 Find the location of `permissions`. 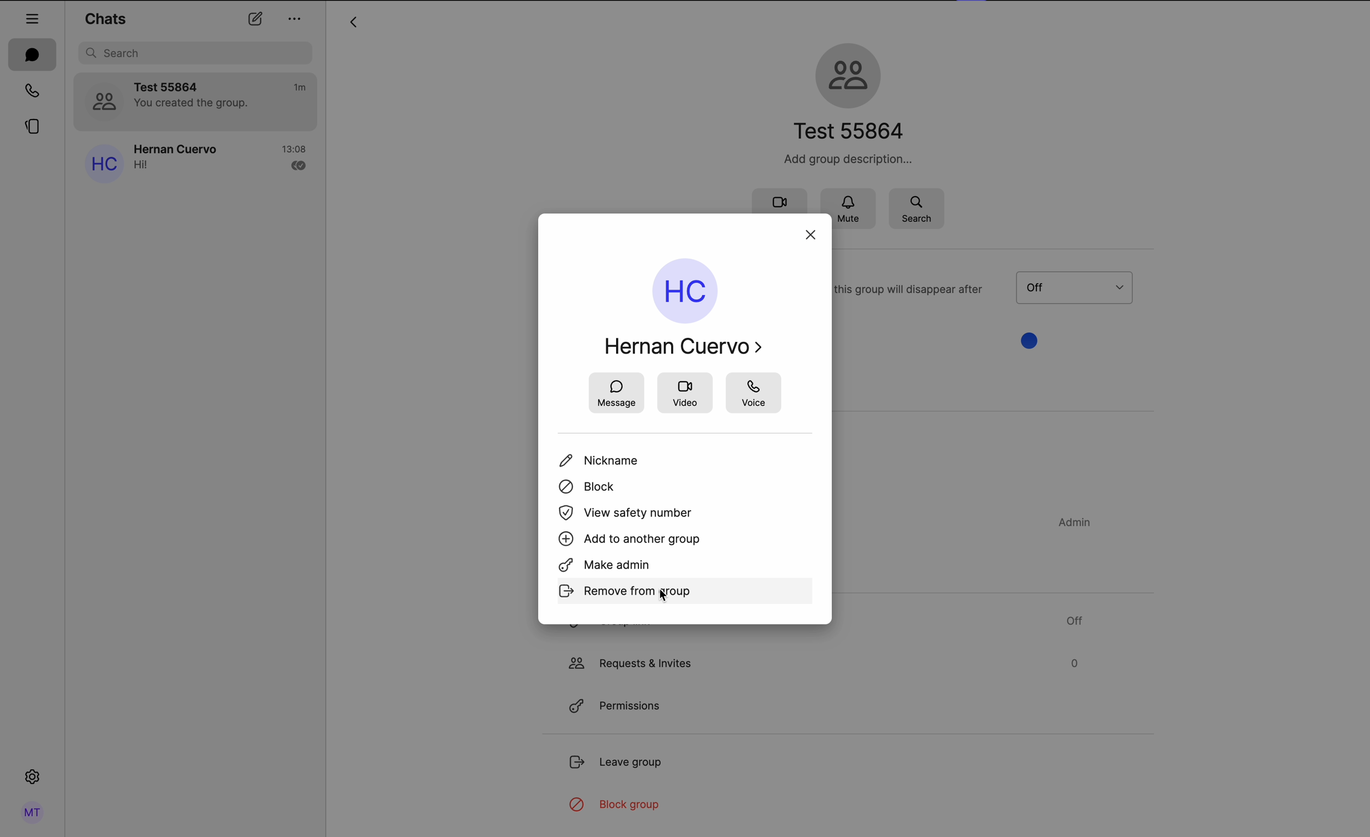

permissions is located at coordinates (613, 707).